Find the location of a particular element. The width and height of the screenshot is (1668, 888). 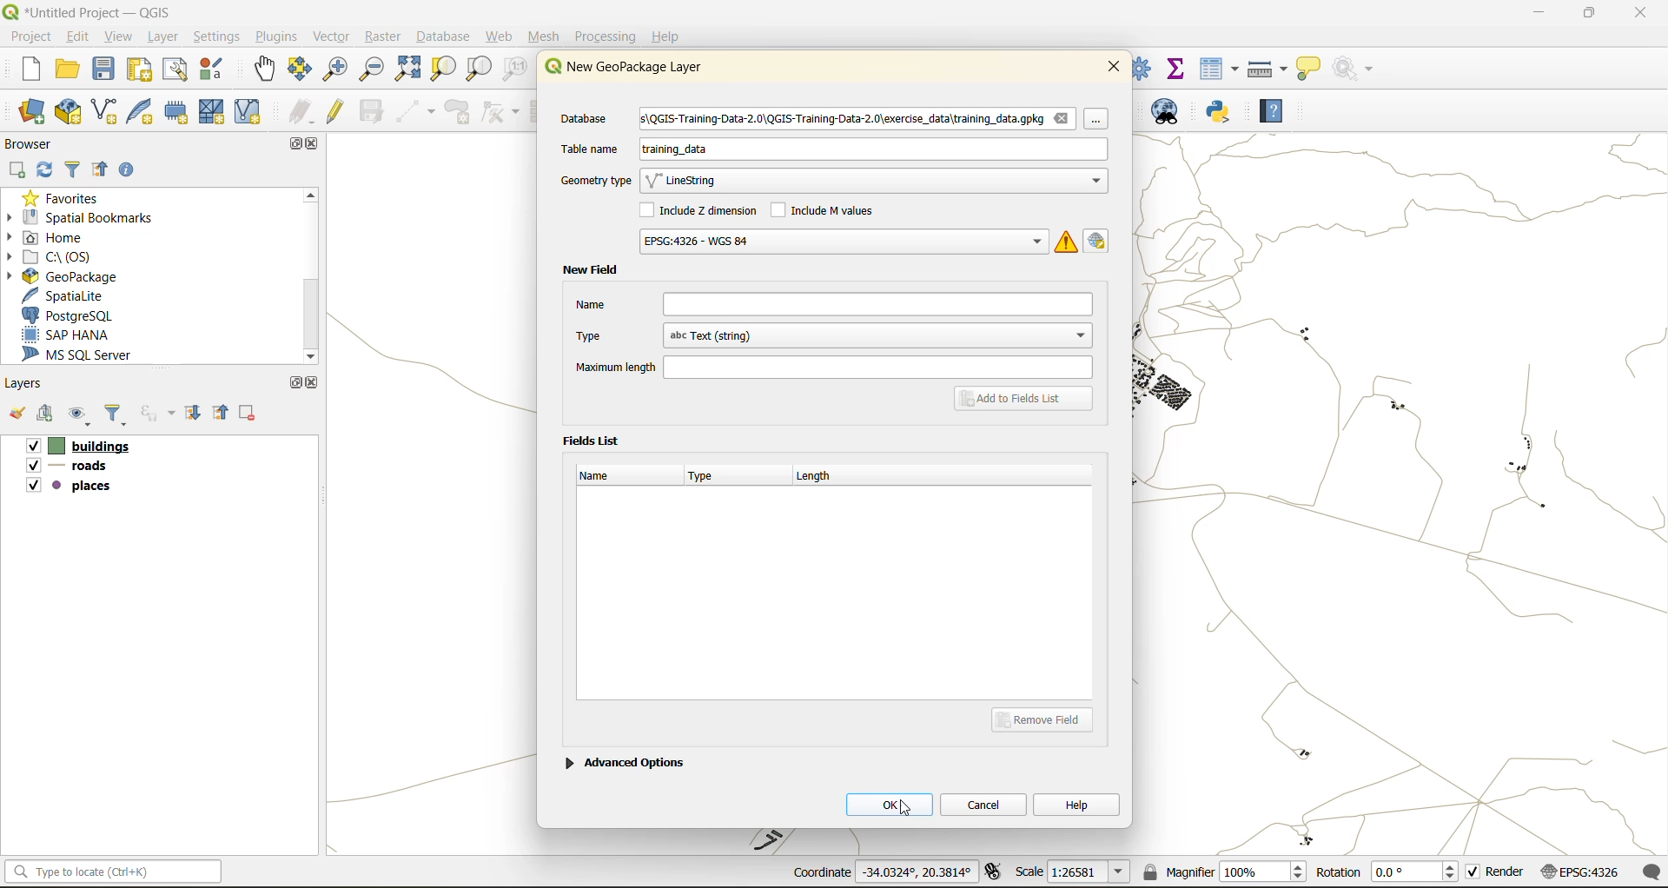

maximize is located at coordinates (1588, 16).